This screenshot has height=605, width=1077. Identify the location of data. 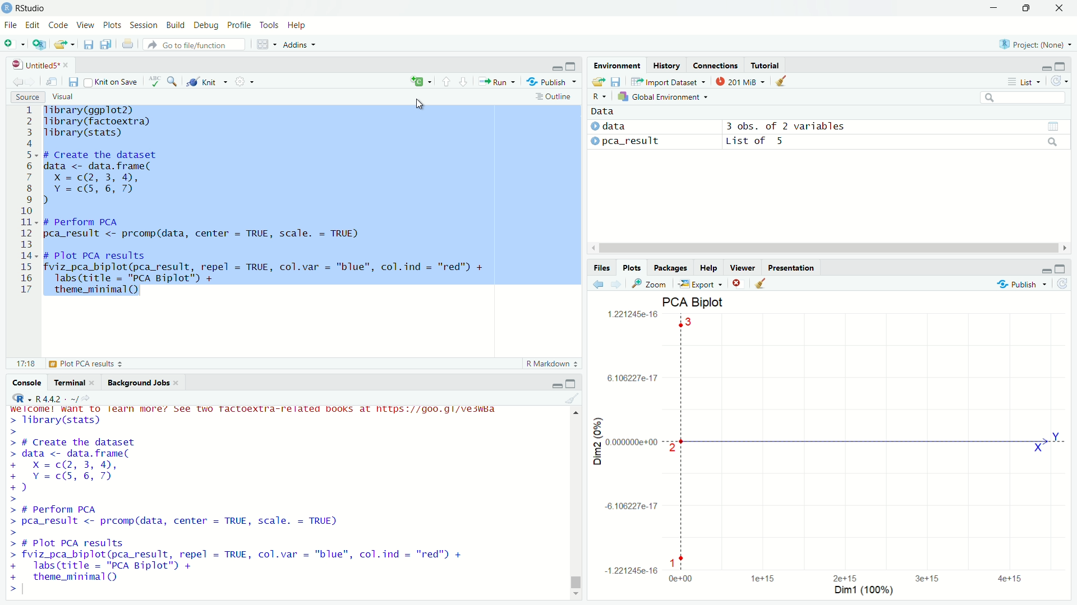
(605, 112).